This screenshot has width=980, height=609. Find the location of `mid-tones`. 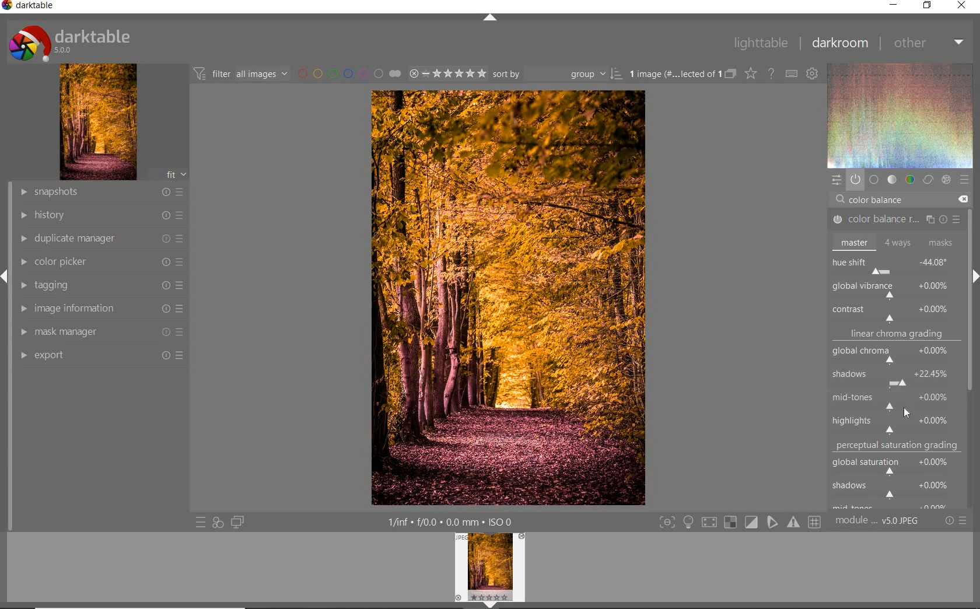

mid-tones is located at coordinates (894, 400).